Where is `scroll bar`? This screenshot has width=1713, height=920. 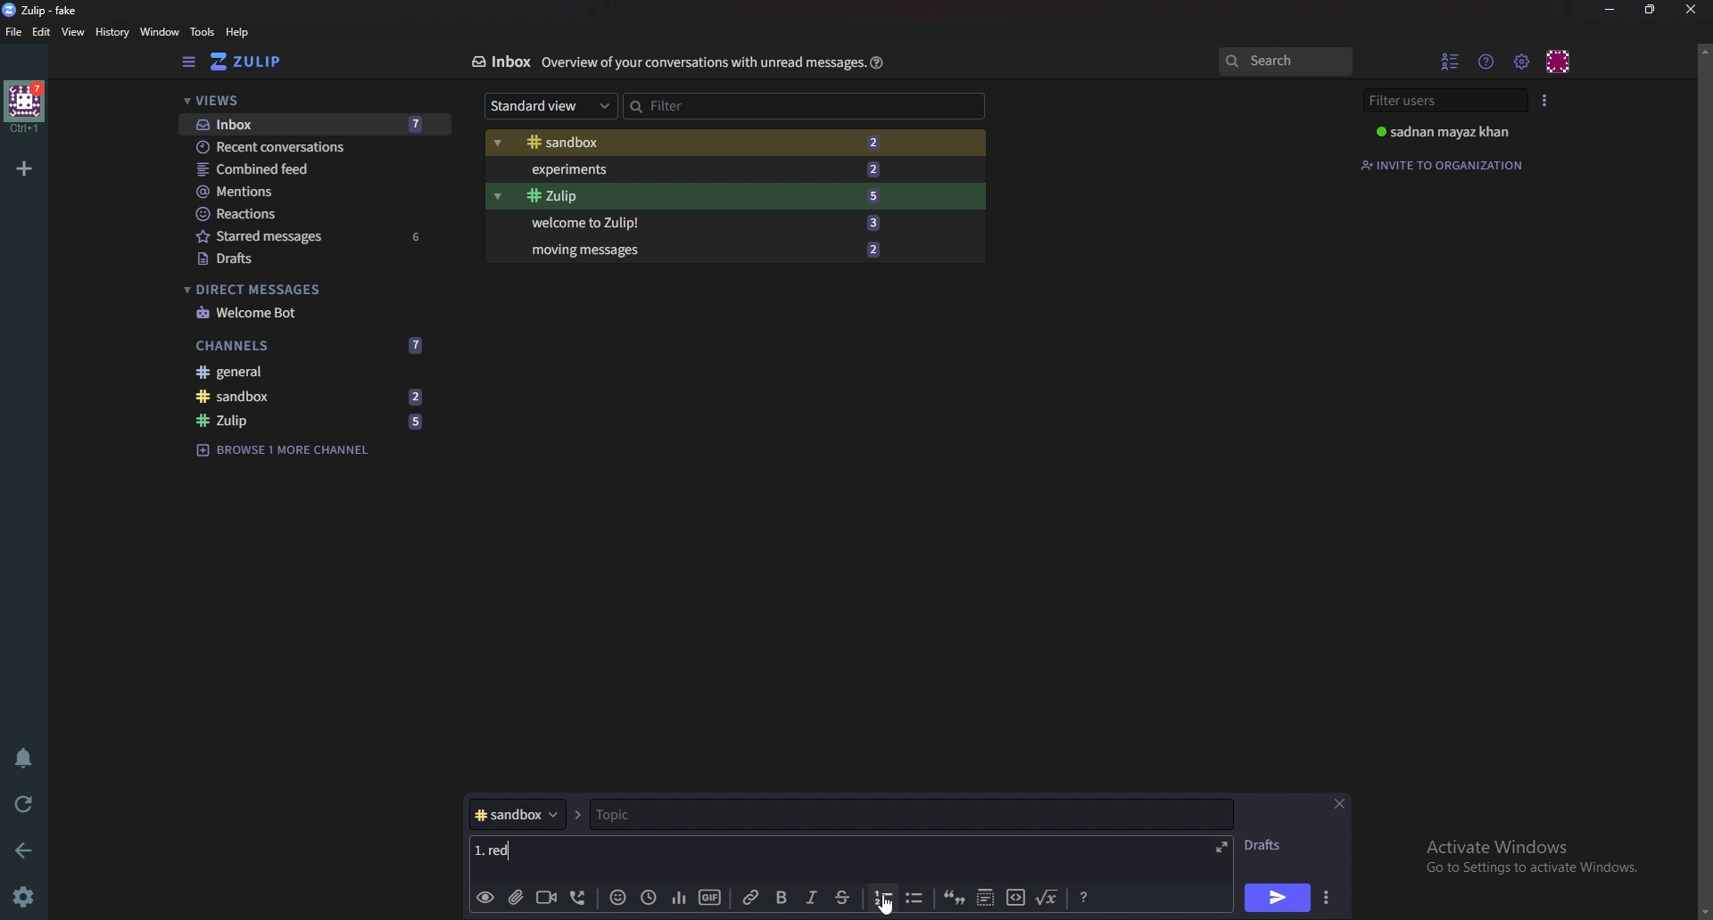 scroll bar is located at coordinates (1704, 479).